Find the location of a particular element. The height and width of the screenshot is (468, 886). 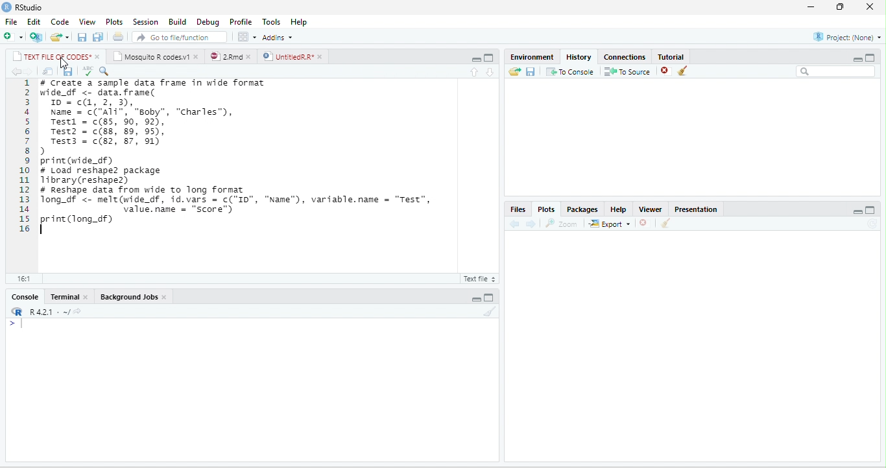

Zoom is located at coordinates (562, 224).